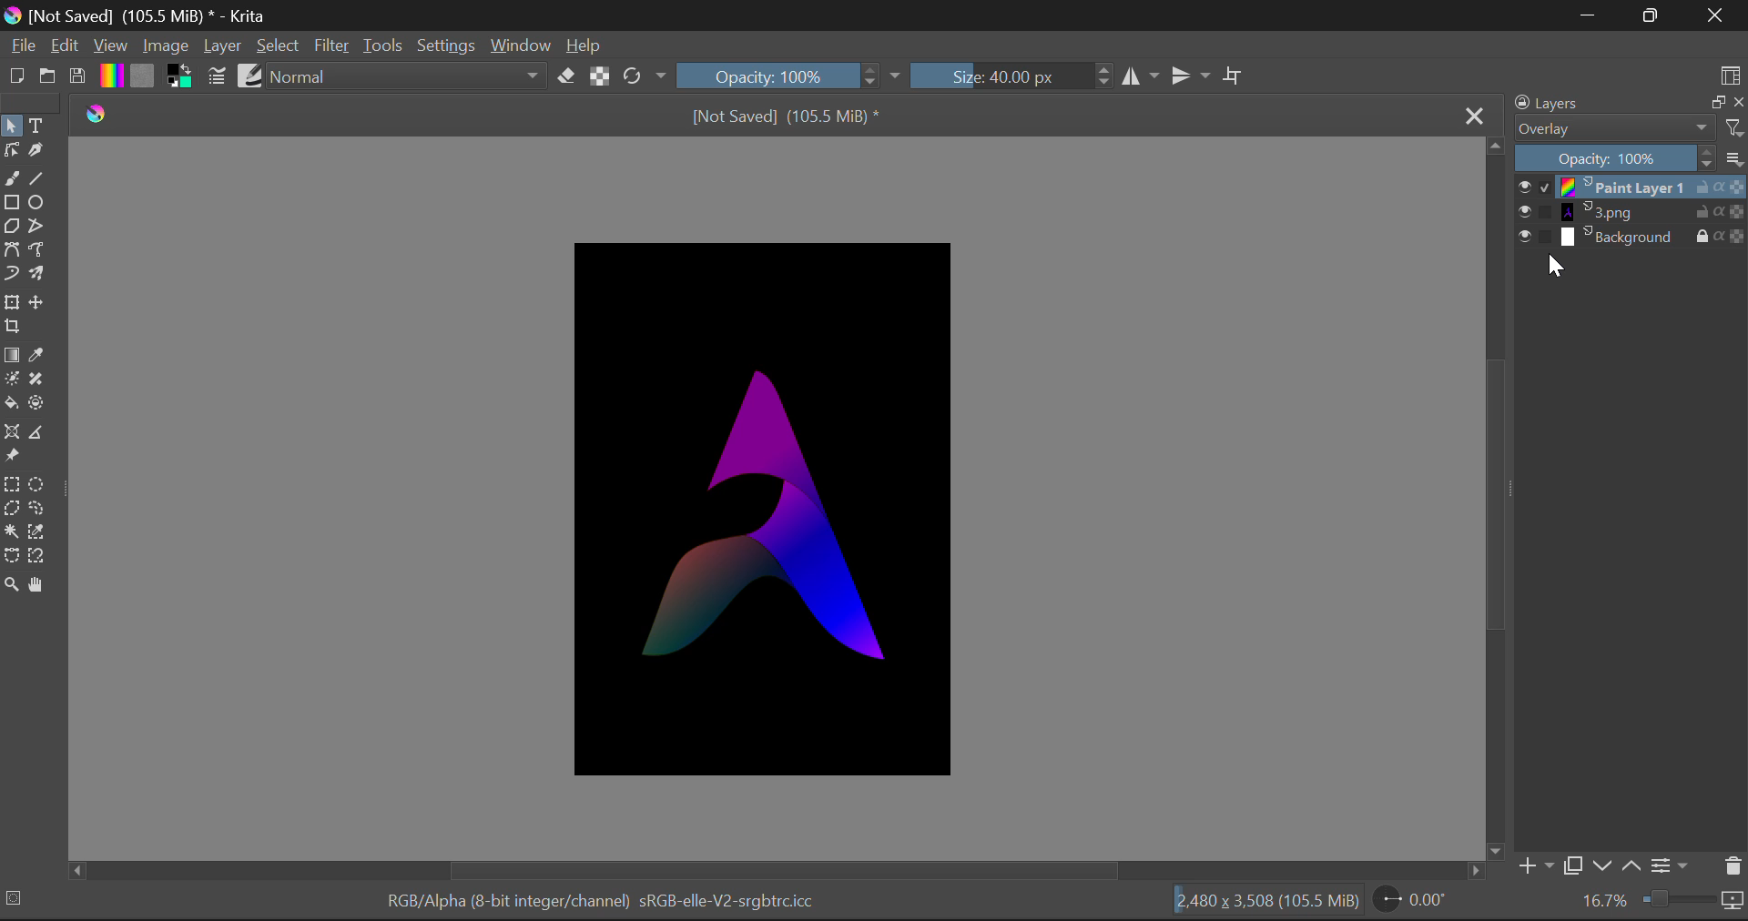  I want to click on show or hide layer, so click(1534, 188).